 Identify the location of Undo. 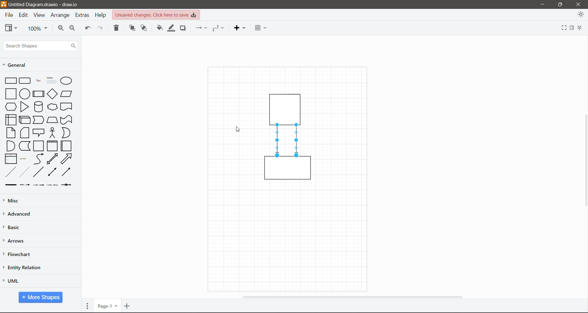
(87, 29).